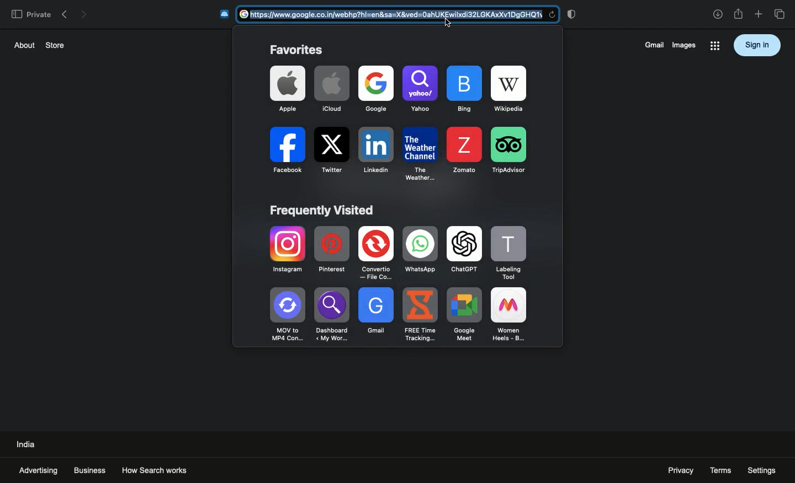 The width and height of the screenshot is (795, 483). What do you see at coordinates (758, 14) in the screenshot?
I see `Add tab` at bounding box center [758, 14].